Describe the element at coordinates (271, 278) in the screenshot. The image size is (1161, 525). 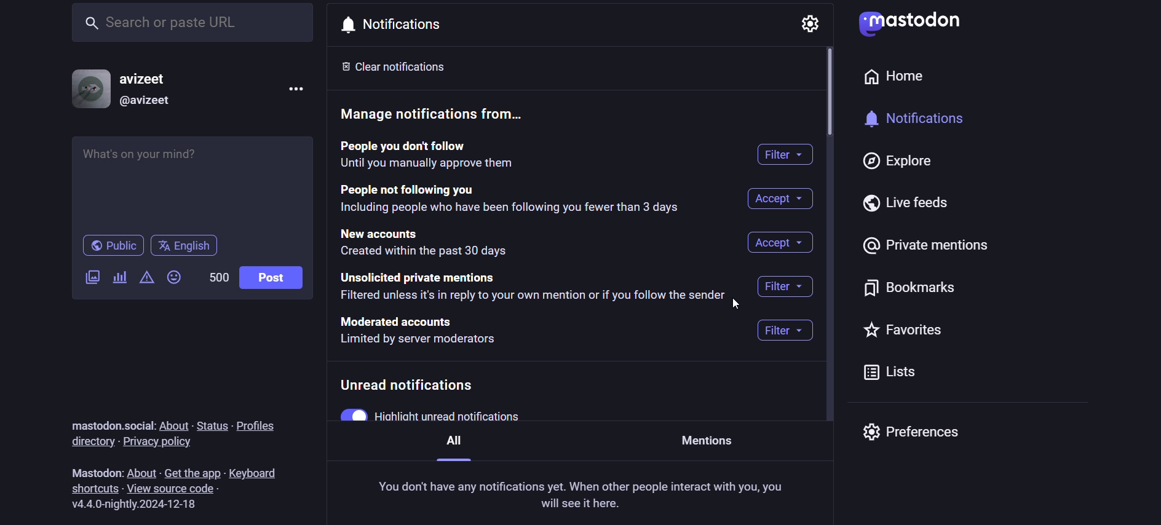
I see `Post` at that location.